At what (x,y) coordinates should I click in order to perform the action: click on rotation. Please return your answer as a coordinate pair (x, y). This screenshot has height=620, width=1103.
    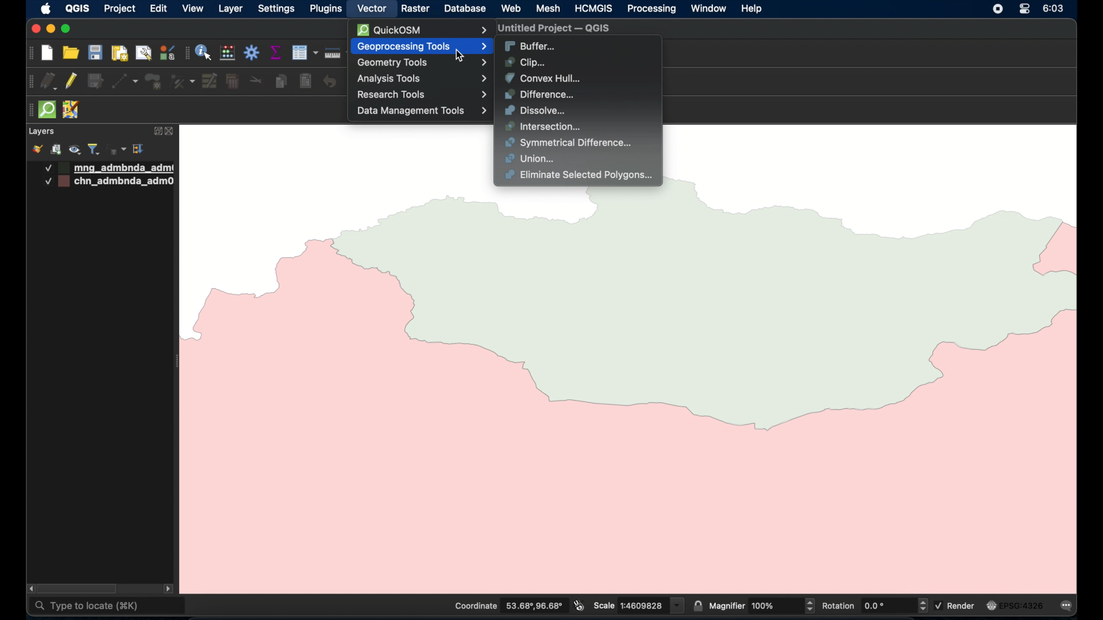
    Looking at the image, I should click on (874, 605).